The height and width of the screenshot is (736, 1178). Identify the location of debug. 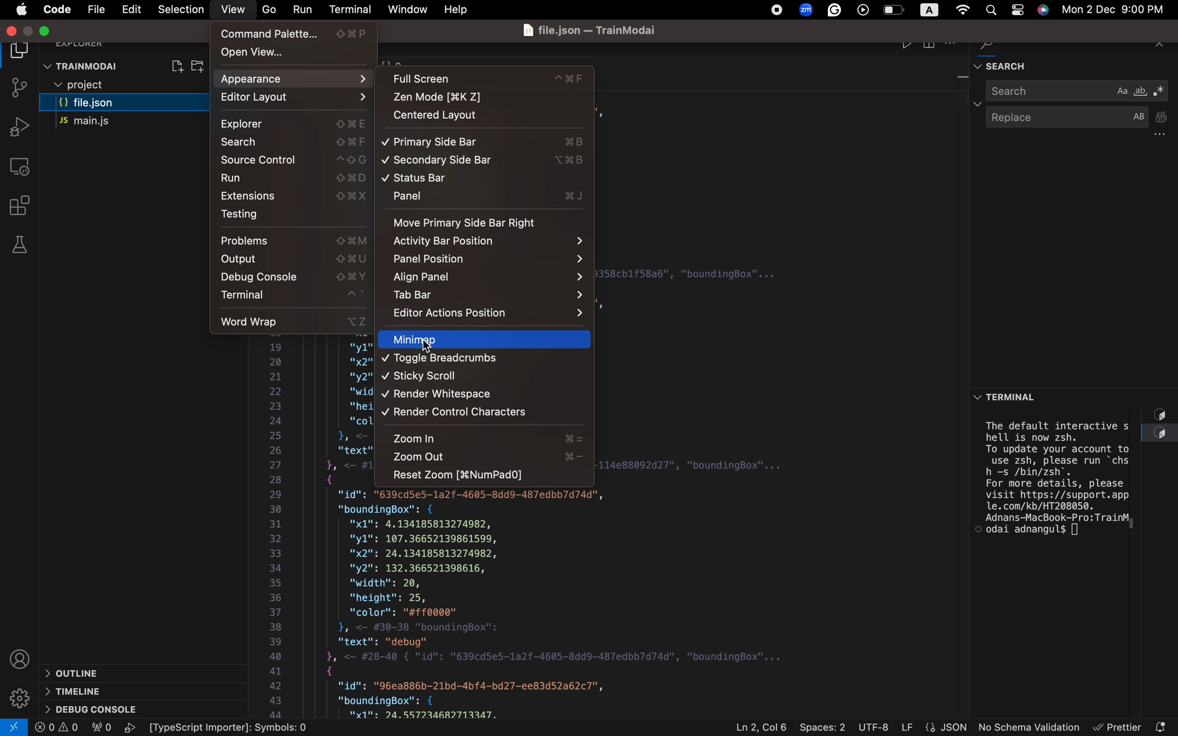
(100, 710).